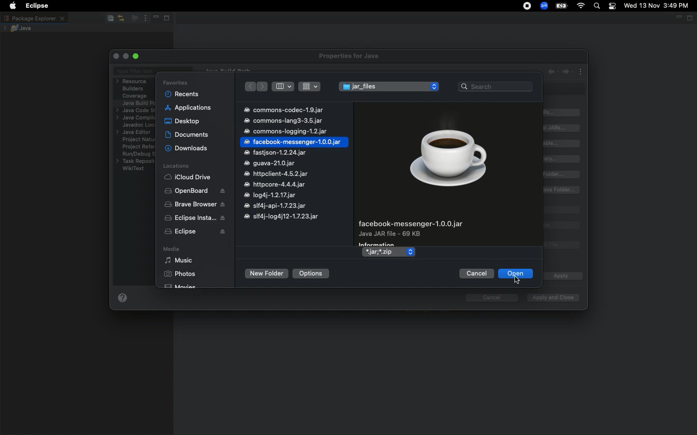  What do you see at coordinates (122, 300) in the screenshot?
I see `Help` at bounding box center [122, 300].